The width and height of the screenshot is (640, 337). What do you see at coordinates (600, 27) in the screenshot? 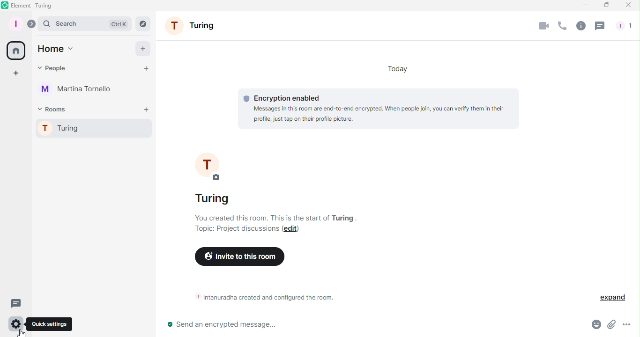
I see `Threads` at bounding box center [600, 27].